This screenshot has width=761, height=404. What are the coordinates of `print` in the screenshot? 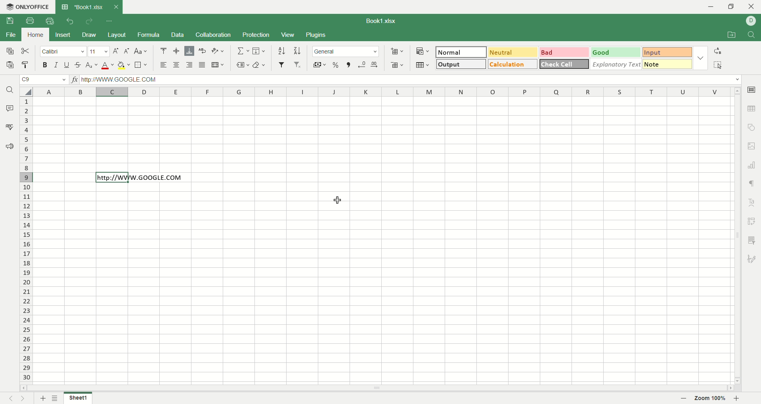 It's located at (29, 21).